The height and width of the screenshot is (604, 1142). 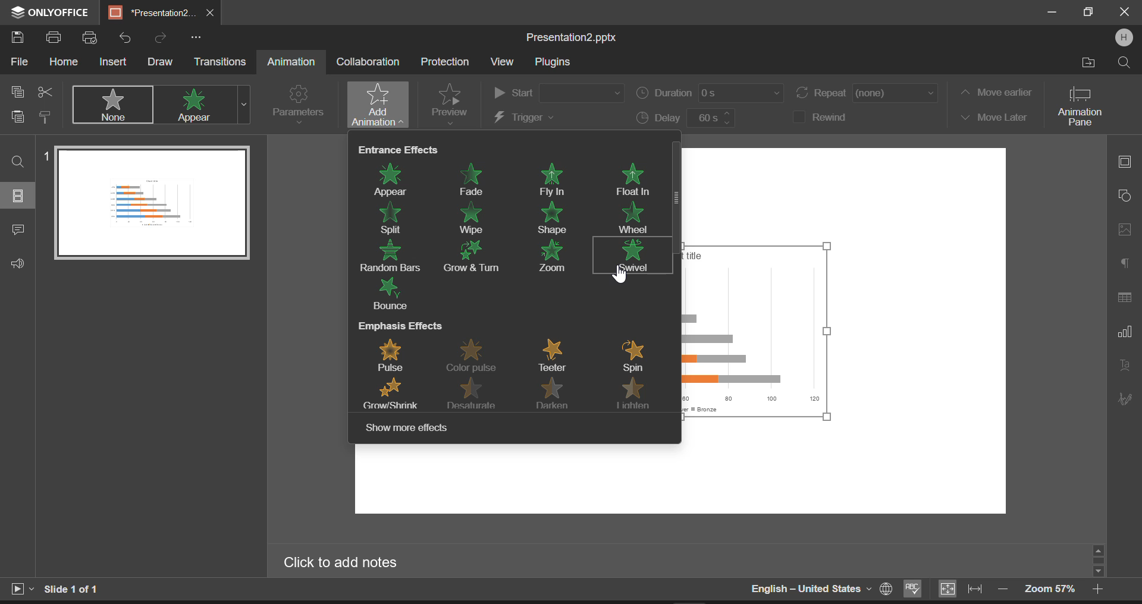 I want to click on Spellchecking, so click(x=913, y=590).